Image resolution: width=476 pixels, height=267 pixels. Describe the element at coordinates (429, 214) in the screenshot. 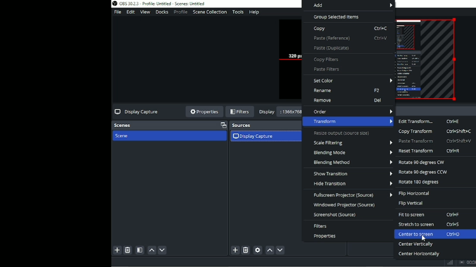

I see `Fit to screen` at that location.